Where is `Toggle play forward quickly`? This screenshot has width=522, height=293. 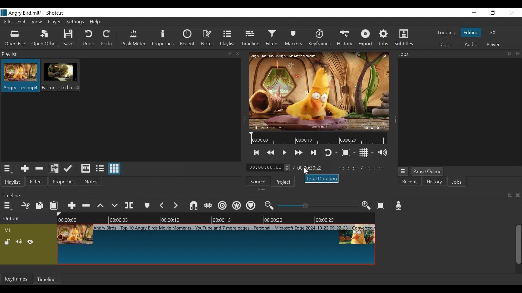
Toggle play forward quickly is located at coordinates (299, 152).